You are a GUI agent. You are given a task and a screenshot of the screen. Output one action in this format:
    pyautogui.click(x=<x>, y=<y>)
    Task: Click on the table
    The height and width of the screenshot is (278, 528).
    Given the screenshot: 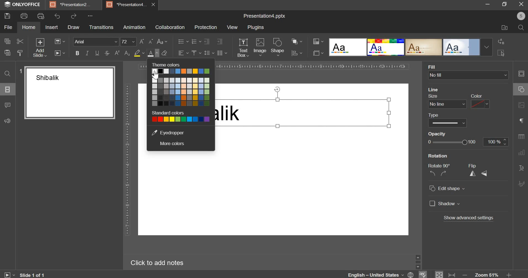 What is the action you would take?
    pyautogui.click(x=521, y=138)
    